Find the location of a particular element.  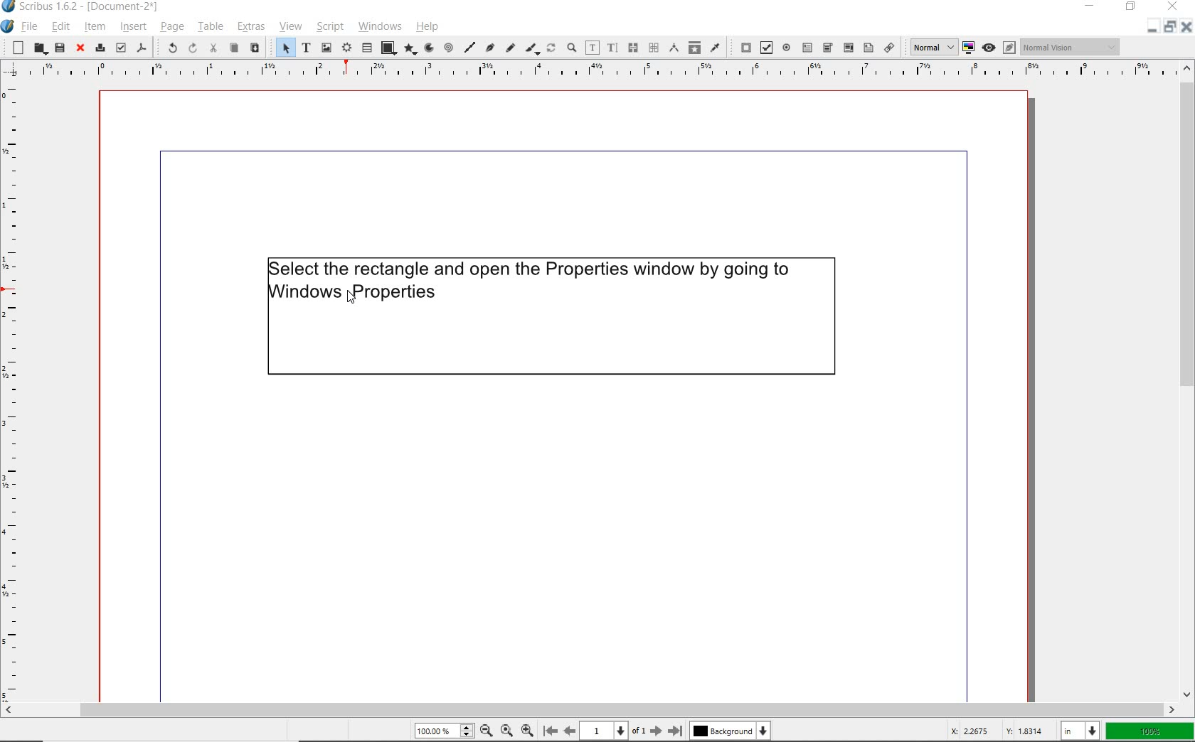

go to next page is located at coordinates (656, 730).